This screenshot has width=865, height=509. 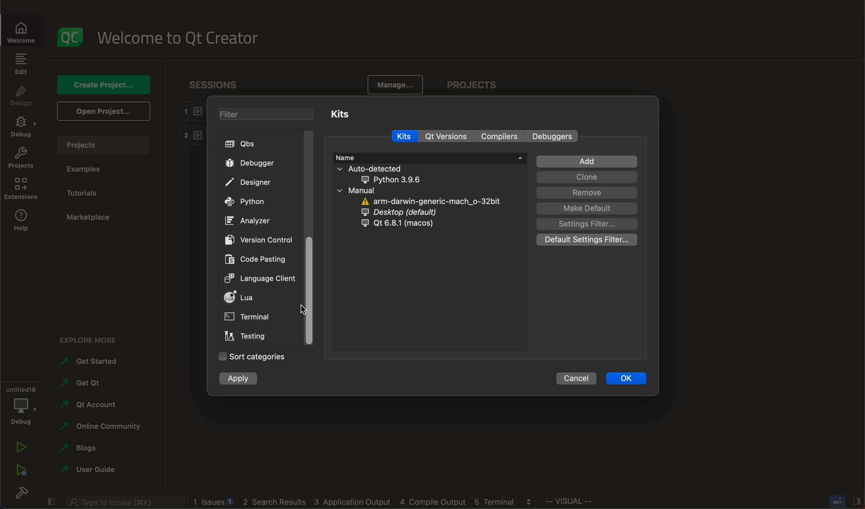 What do you see at coordinates (587, 177) in the screenshot?
I see `clone` at bounding box center [587, 177].